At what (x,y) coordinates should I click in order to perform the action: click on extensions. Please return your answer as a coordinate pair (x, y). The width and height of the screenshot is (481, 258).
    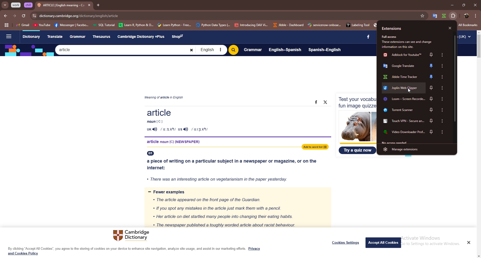
    Looking at the image, I should click on (392, 29).